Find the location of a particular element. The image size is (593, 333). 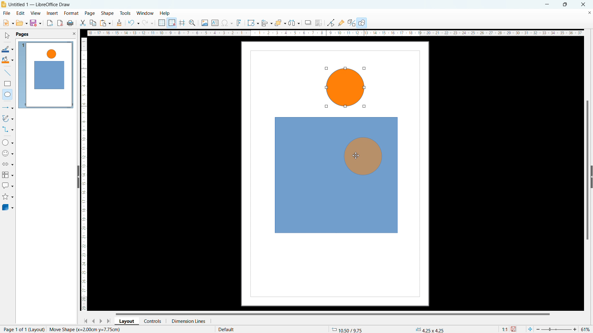

stars and banners is located at coordinates (7, 197).